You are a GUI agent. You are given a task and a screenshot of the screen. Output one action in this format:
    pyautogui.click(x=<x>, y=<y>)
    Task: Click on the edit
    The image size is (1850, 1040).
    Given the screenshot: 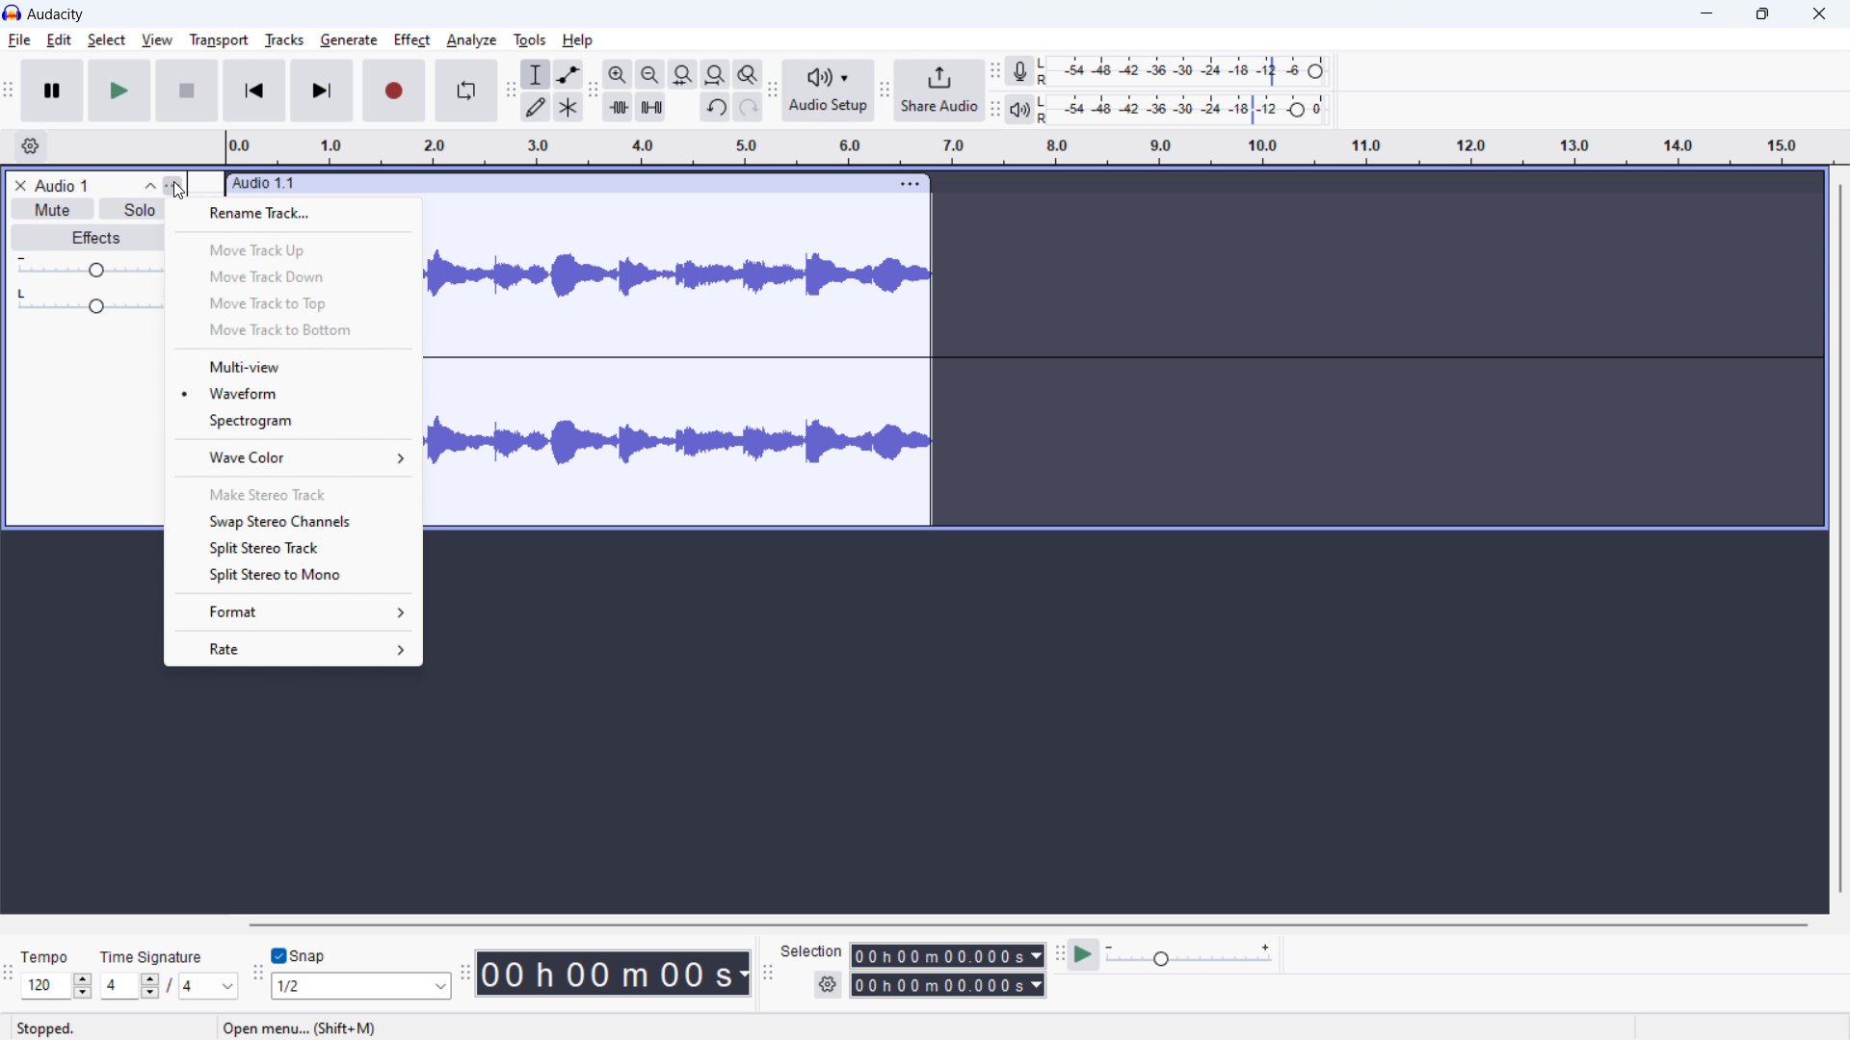 What is the action you would take?
    pyautogui.click(x=61, y=40)
    